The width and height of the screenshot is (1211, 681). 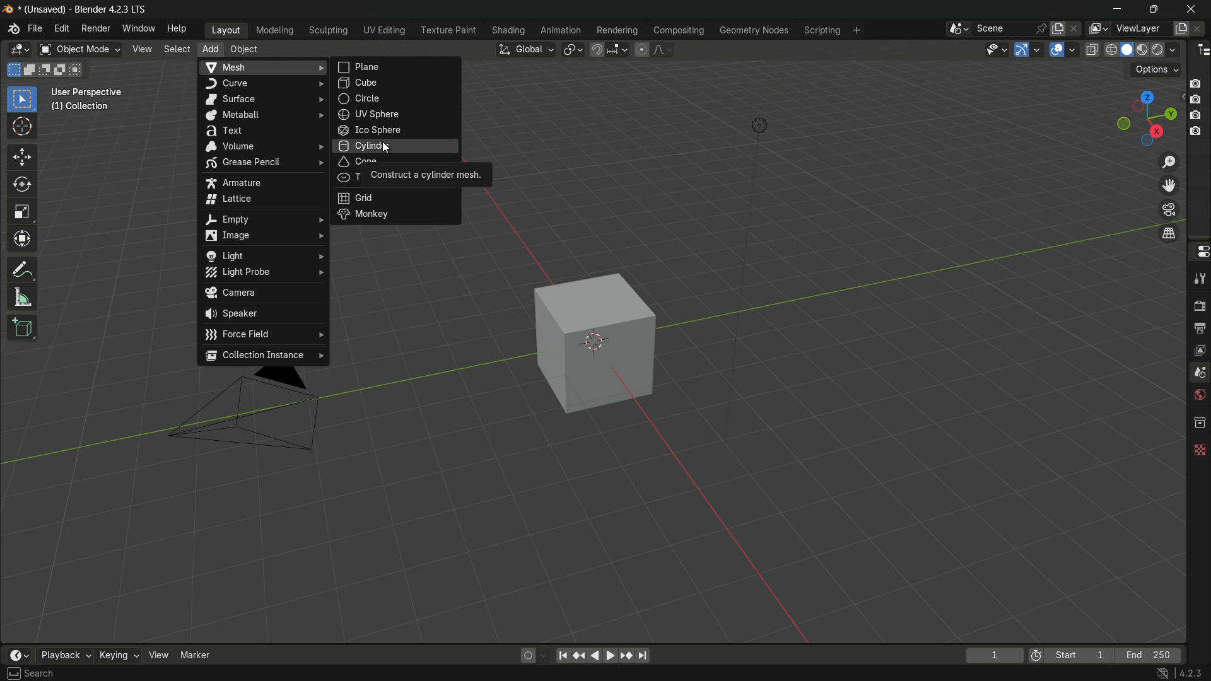 I want to click on show overlay, so click(x=1058, y=50).